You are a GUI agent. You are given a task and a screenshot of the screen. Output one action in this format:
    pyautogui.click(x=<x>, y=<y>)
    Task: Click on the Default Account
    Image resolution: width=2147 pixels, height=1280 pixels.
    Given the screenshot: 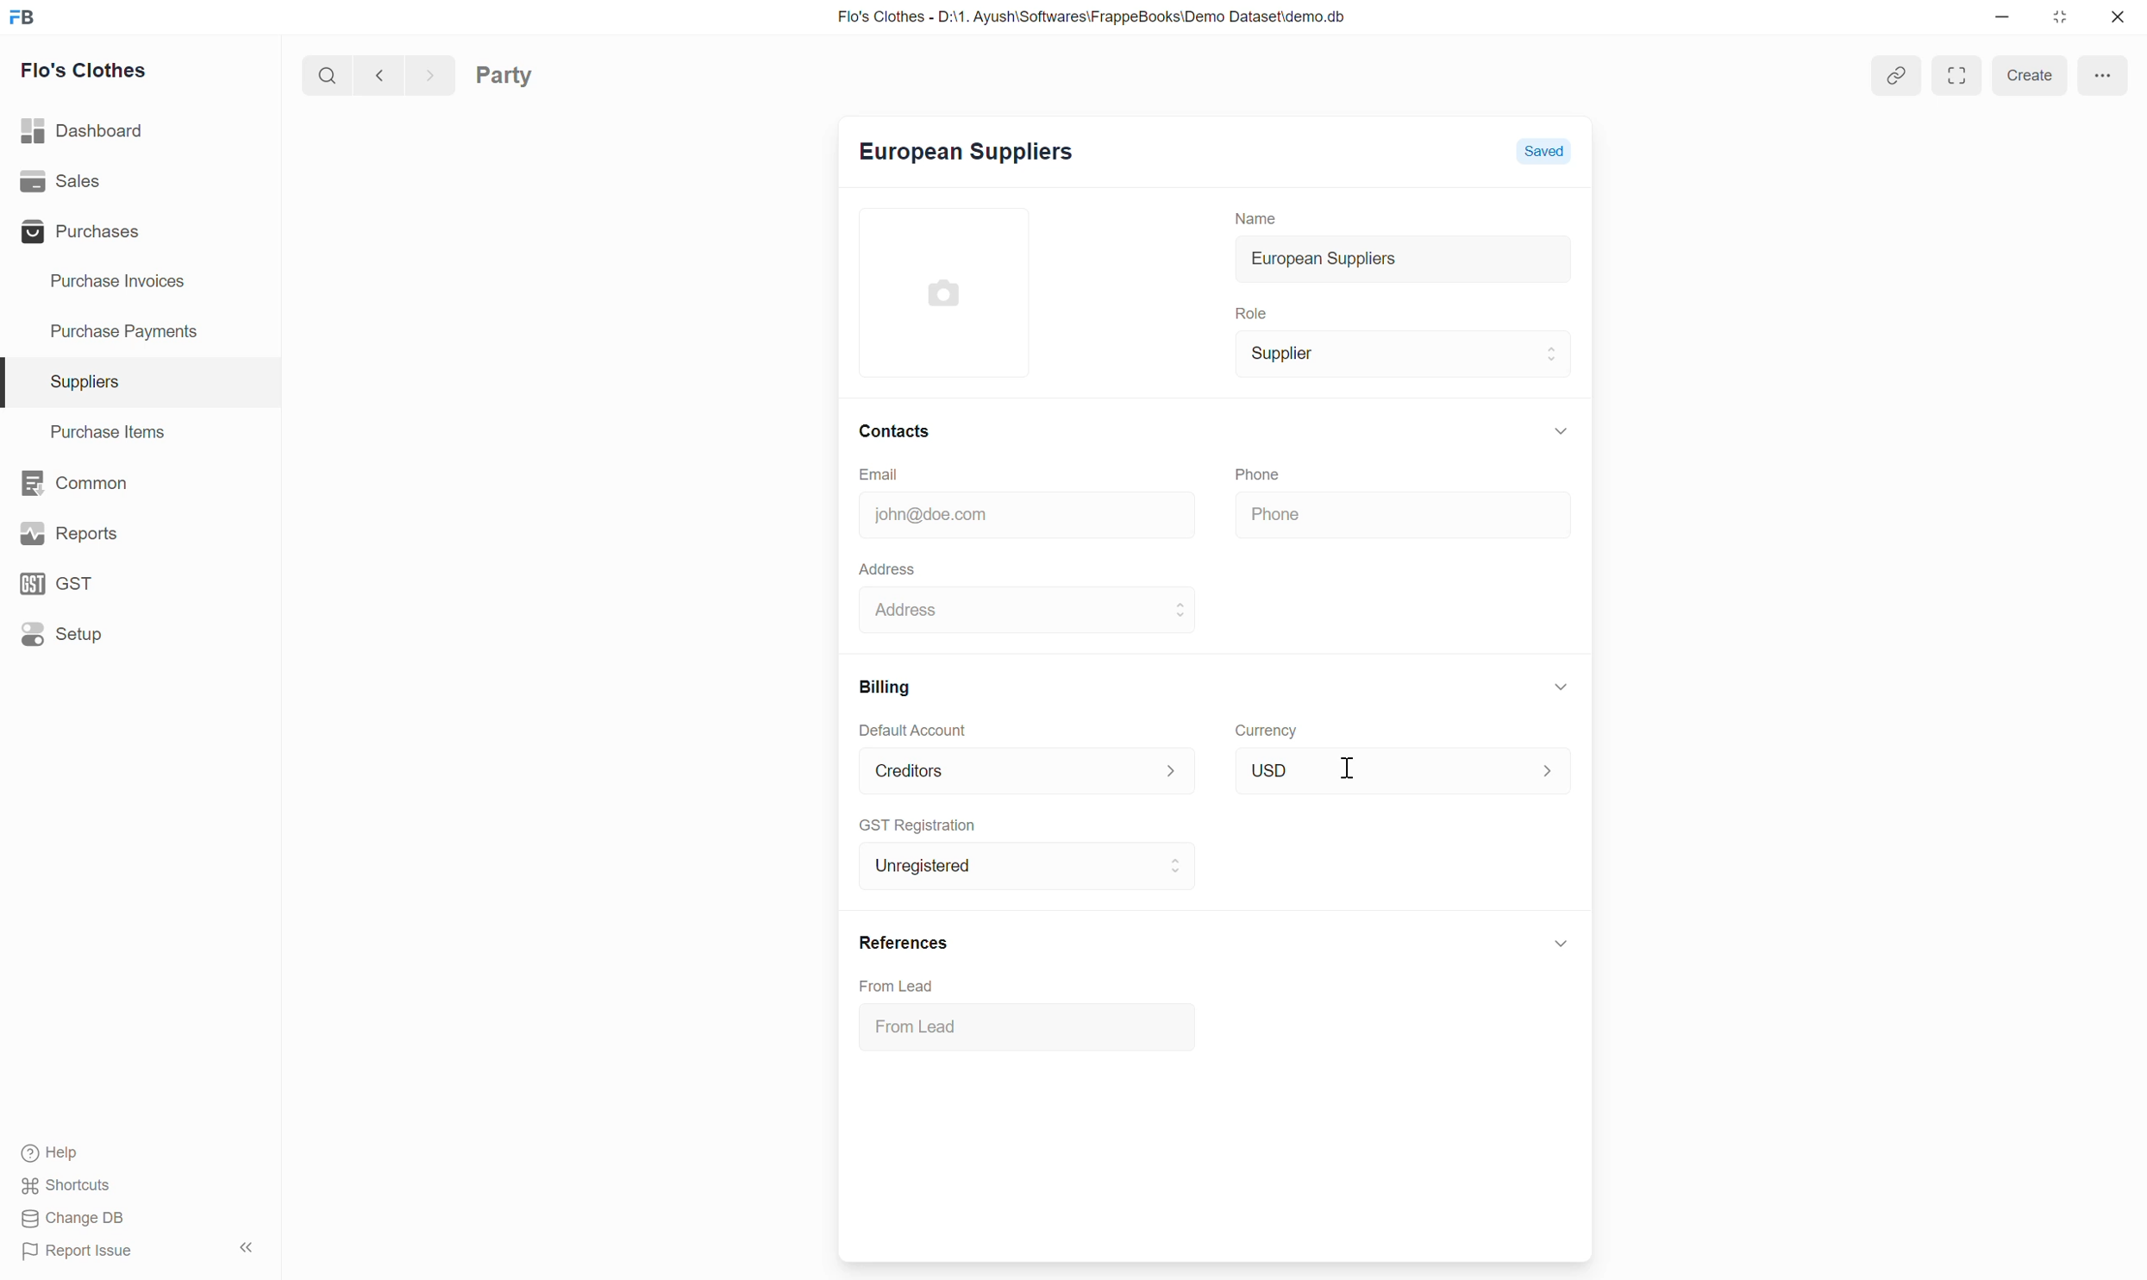 What is the action you would take?
    pyautogui.click(x=911, y=729)
    